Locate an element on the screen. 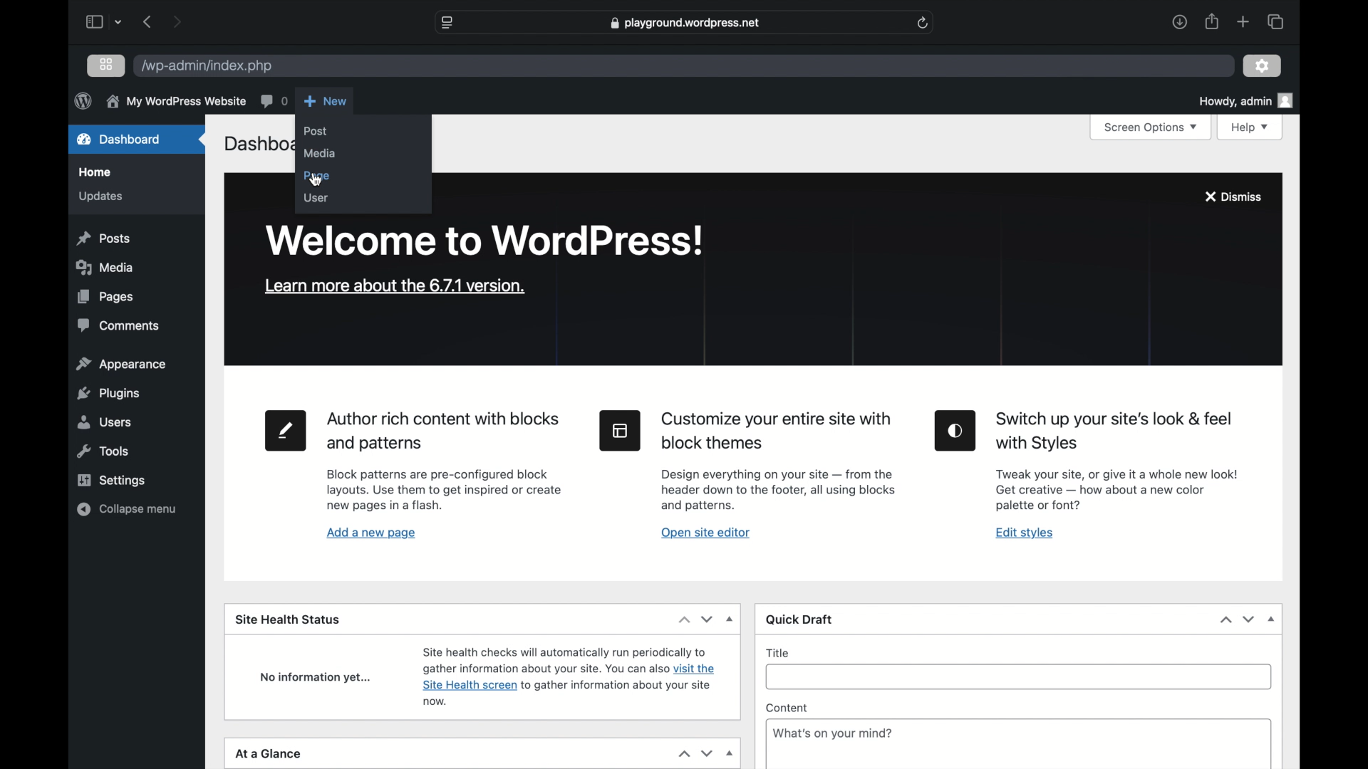  dashboard is located at coordinates (120, 139).